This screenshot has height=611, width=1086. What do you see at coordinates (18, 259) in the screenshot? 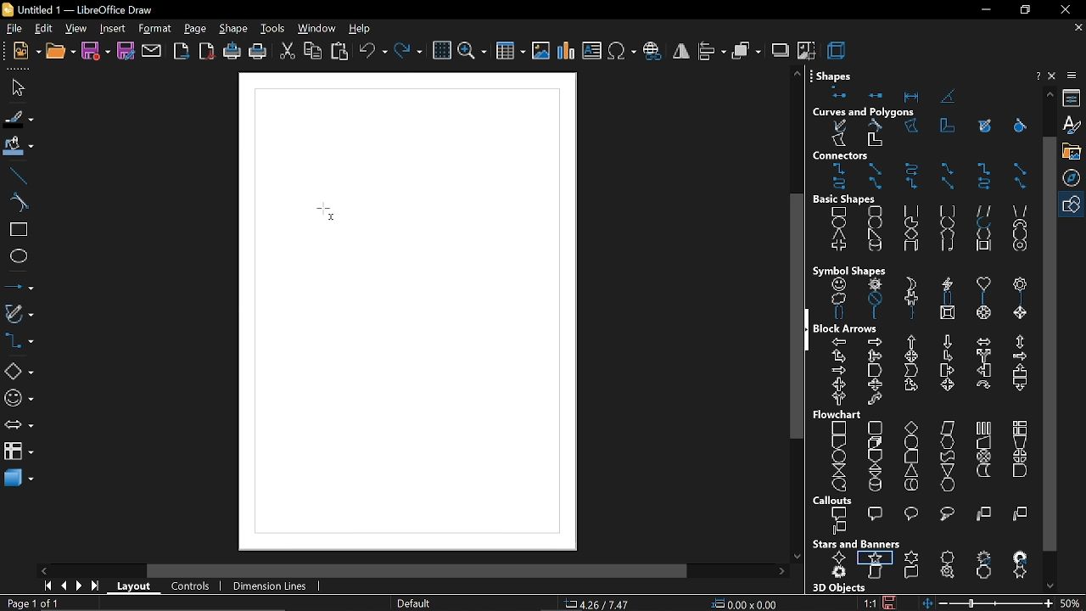
I see `ellipse` at bounding box center [18, 259].